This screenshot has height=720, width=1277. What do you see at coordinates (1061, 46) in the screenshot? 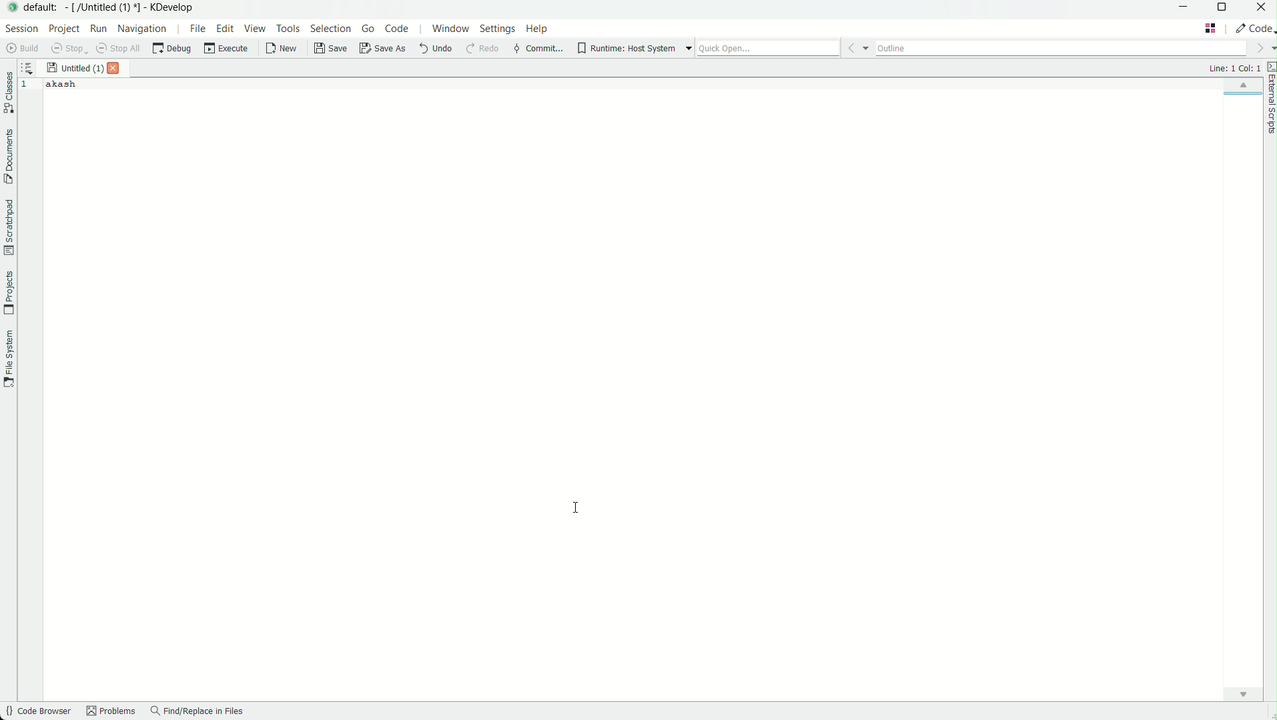
I see `outline` at bounding box center [1061, 46].